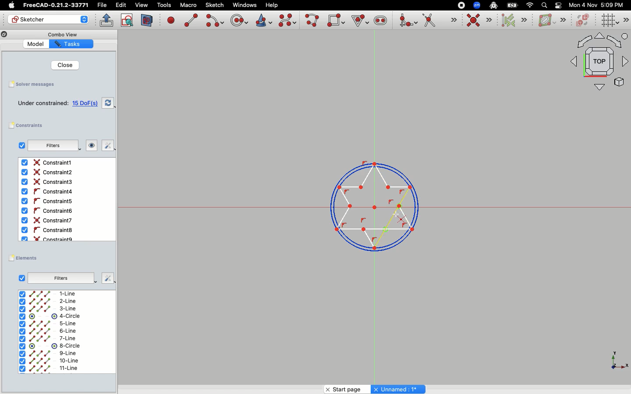 Image resolution: width=631 pixels, height=394 pixels. Describe the element at coordinates (147, 20) in the screenshot. I see `View section` at that location.